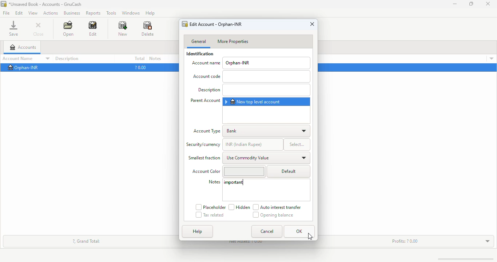  Describe the element at coordinates (216, 24) in the screenshot. I see `edit account - orphan-INR` at that location.